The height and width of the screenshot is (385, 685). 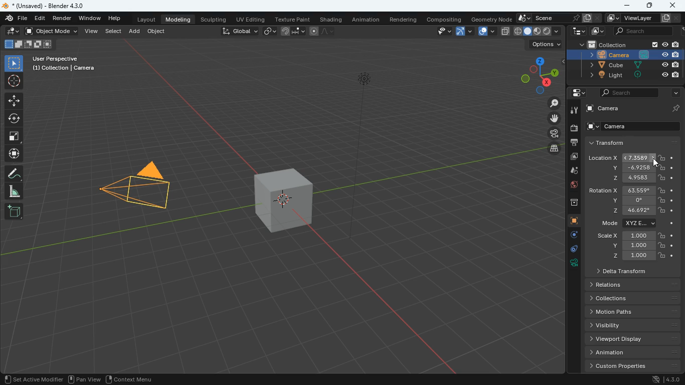 What do you see at coordinates (570, 250) in the screenshot?
I see `edge` at bounding box center [570, 250].